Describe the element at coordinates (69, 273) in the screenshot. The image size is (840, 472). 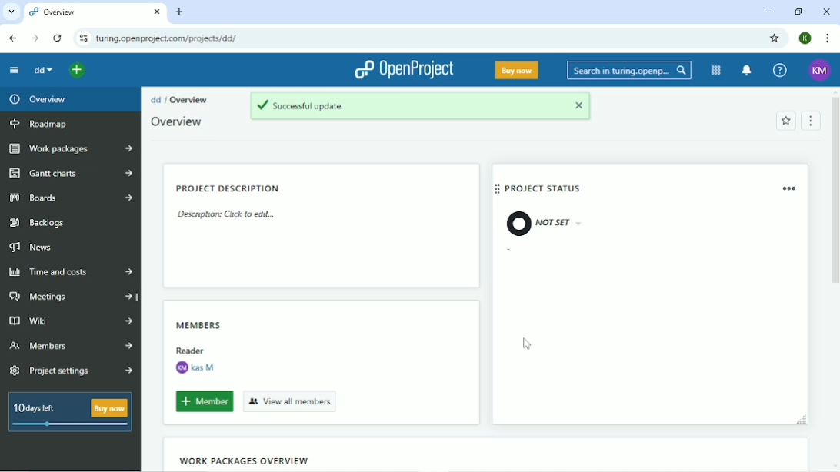
I see `Time and costs` at that location.